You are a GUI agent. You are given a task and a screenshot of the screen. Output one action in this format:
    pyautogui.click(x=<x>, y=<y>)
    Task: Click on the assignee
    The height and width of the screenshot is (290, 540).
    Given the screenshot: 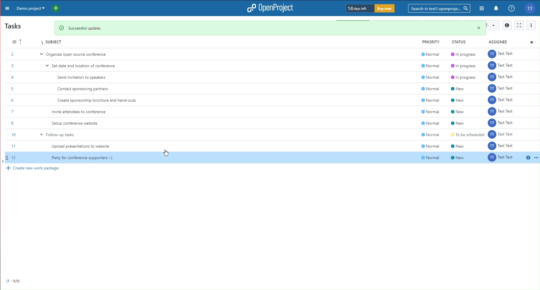 What is the action you would take?
    pyautogui.click(x=503, y=106)
    